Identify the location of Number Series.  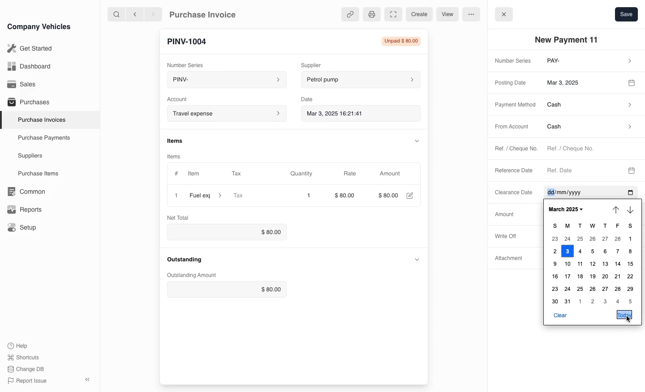
(187, 63).